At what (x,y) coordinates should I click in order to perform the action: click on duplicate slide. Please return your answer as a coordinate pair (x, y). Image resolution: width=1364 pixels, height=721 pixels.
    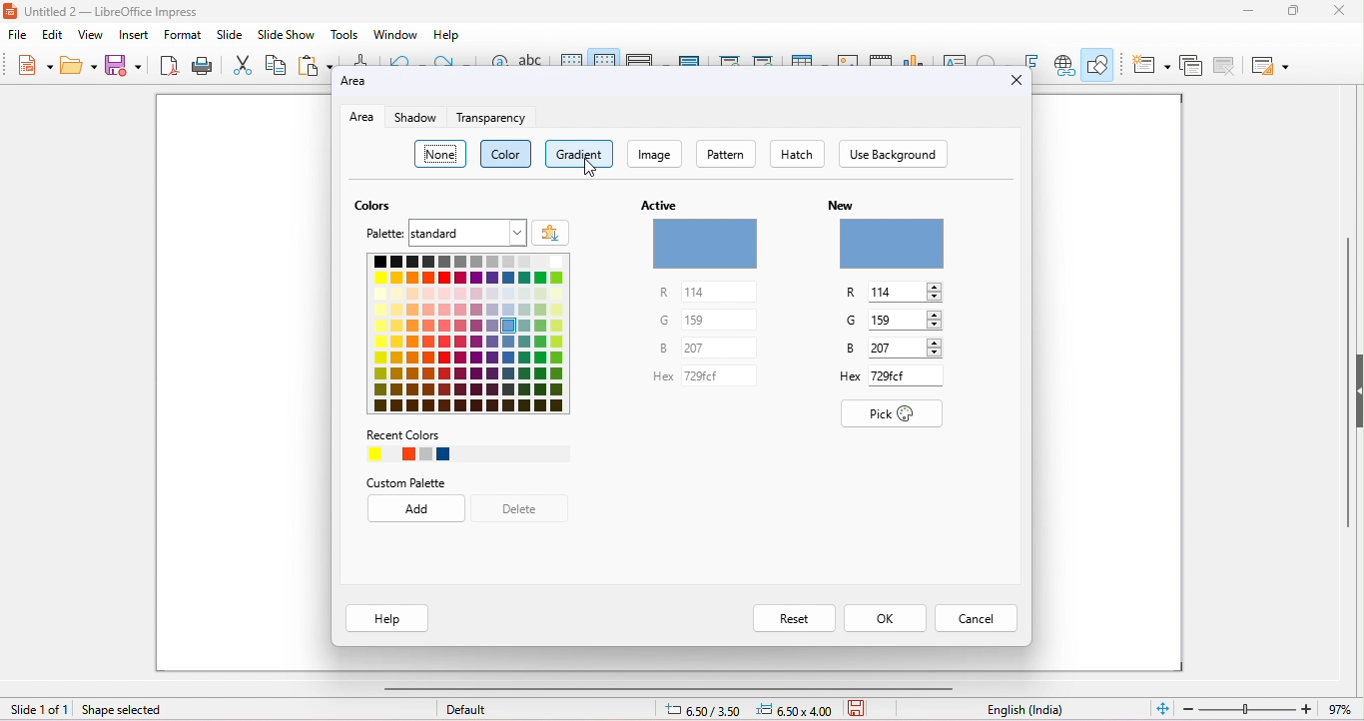
    Looking at the image, I should click on (1191, 68).